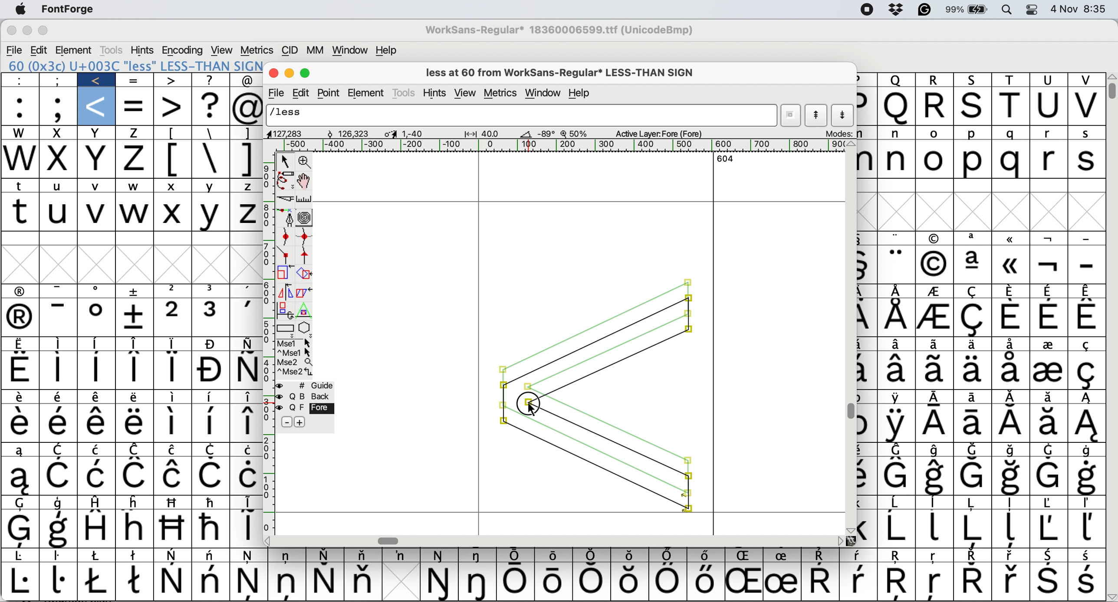 The image size is (1118, 602). Describe the element at coordinates (896, 504) in the screenshot. I see `Symbol` at that location.